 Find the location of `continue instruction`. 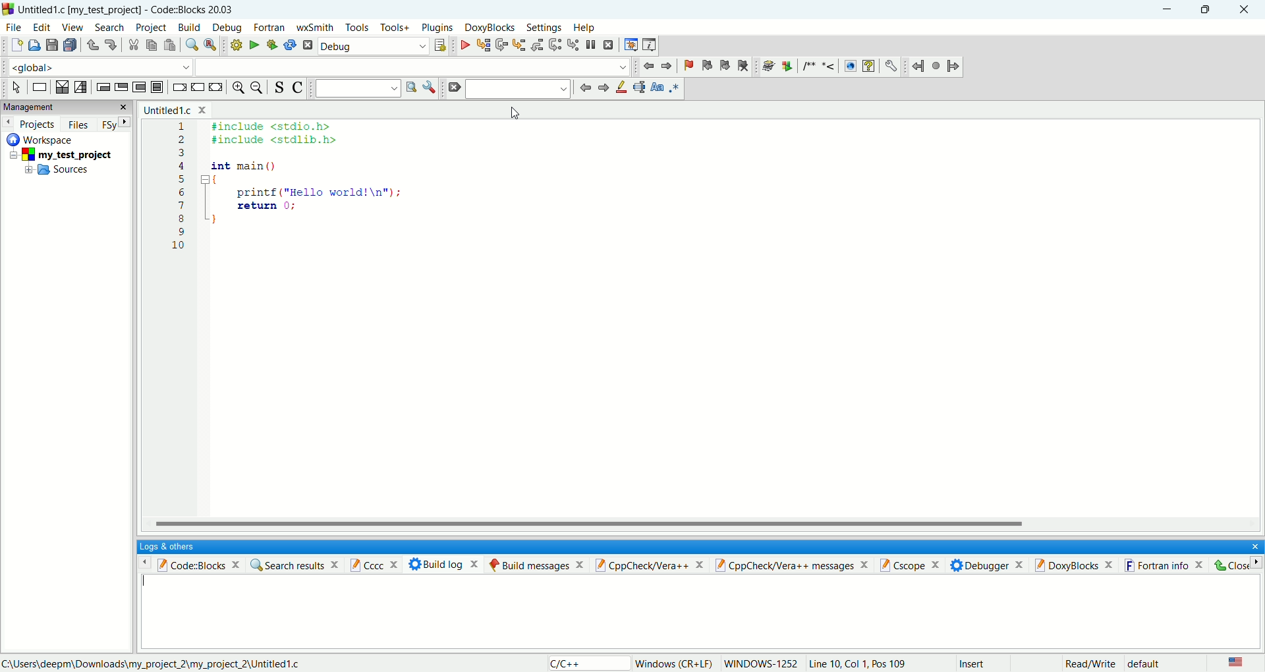

continue instruction is located at coordinates (198, 86).